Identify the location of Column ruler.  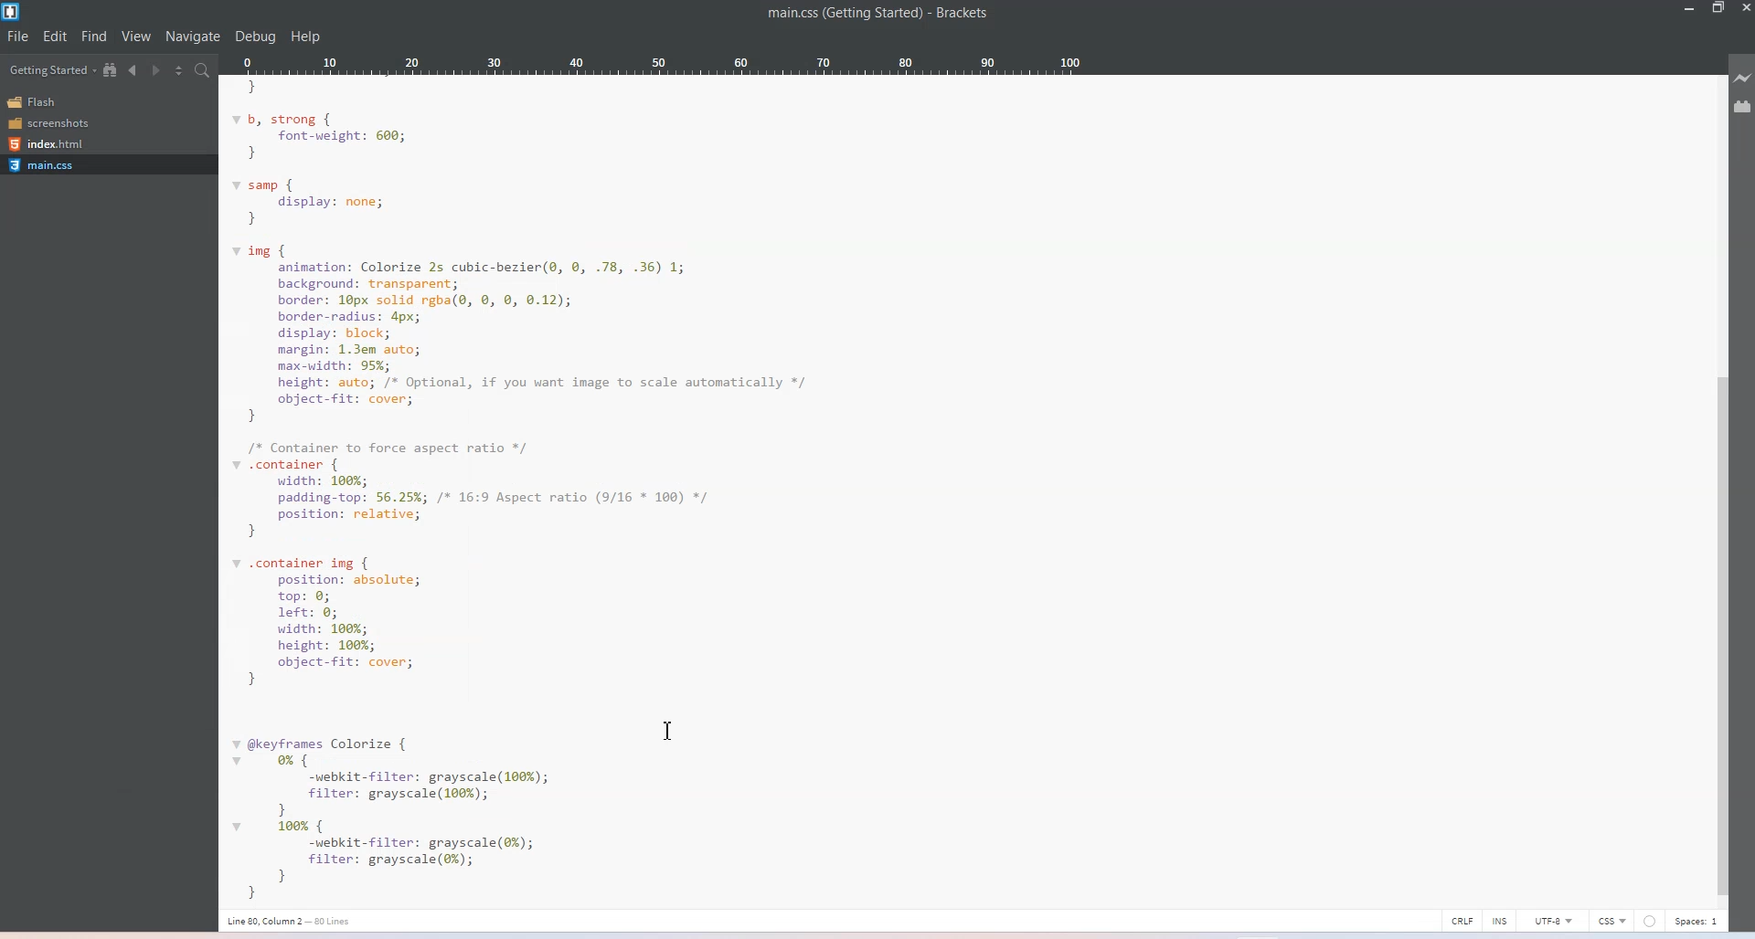
(661, 65).